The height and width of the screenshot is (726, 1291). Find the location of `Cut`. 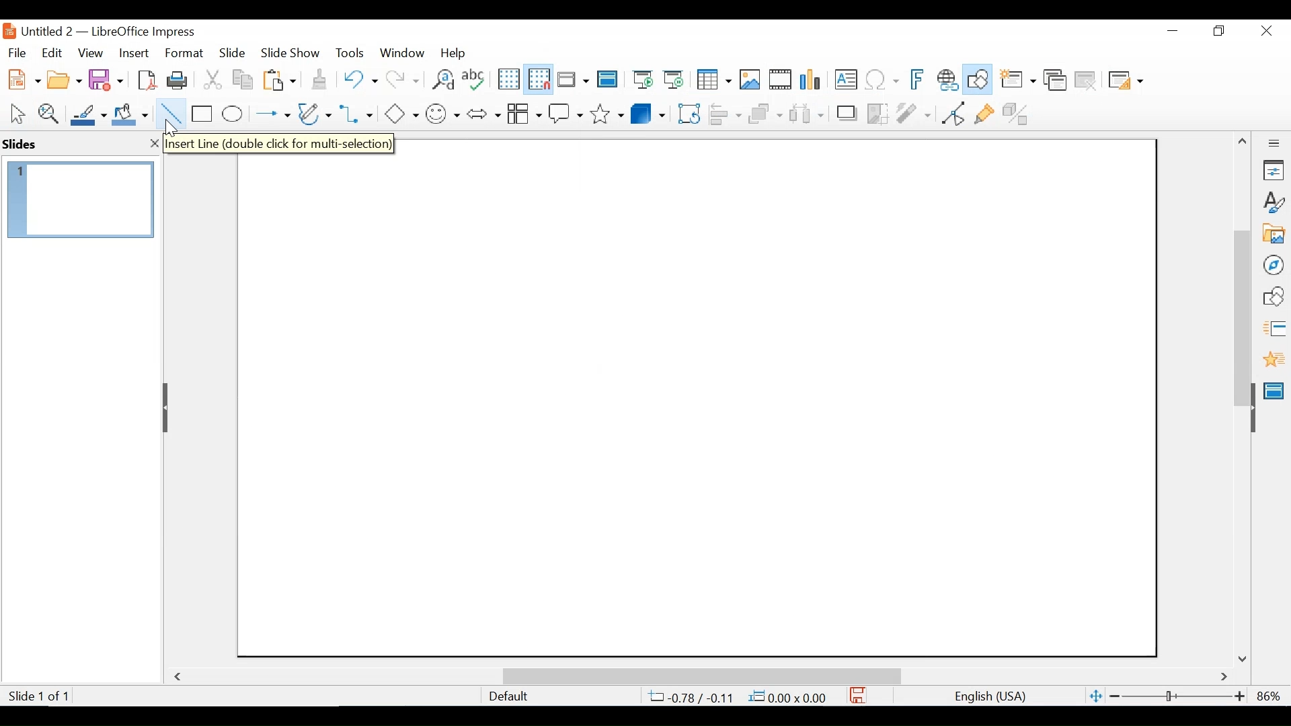

Cut is located at coordinates (211, 79).